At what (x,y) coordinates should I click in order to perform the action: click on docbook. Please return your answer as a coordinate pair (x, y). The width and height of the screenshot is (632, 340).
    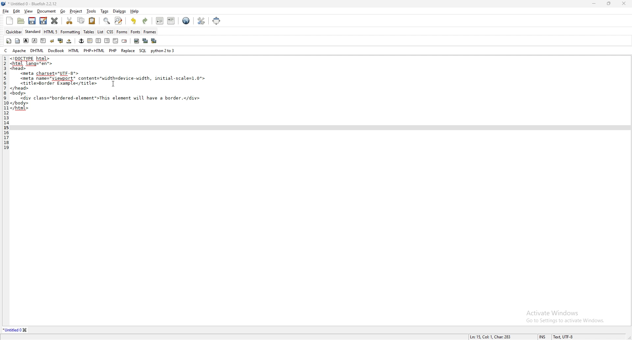
    Looking at the image, I should click on (56, 50).